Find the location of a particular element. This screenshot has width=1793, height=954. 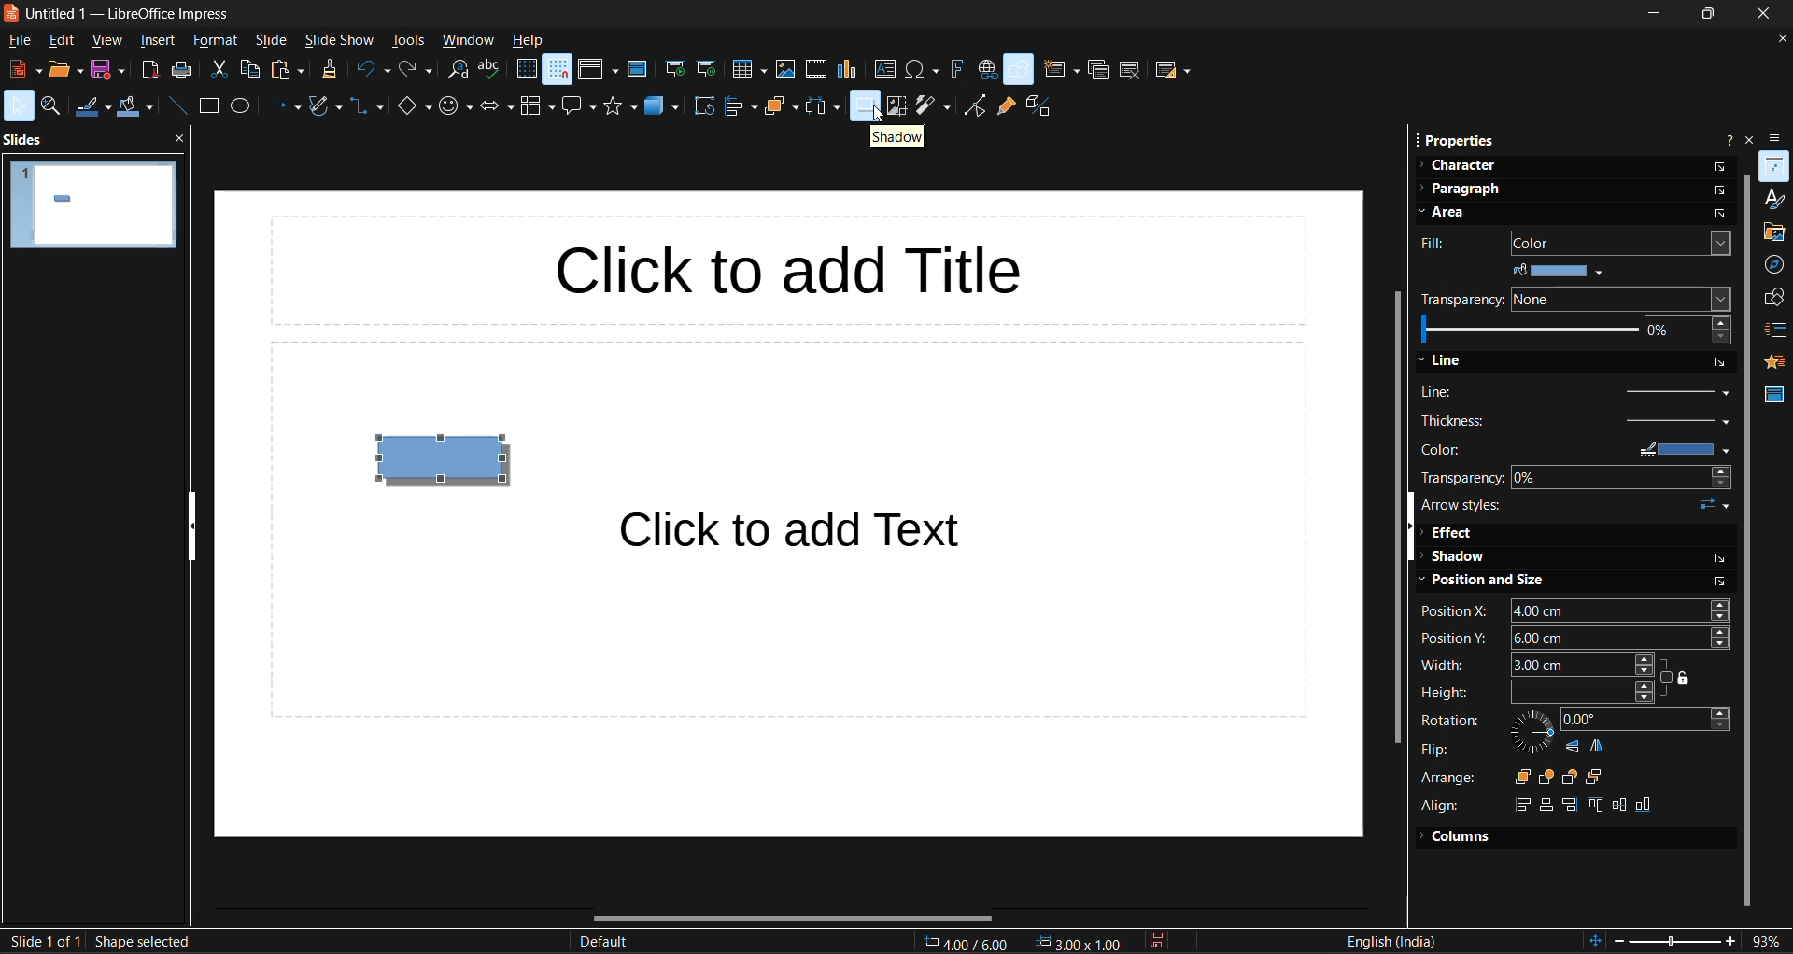

insert fontwork text is located at coordinates (958, 73).